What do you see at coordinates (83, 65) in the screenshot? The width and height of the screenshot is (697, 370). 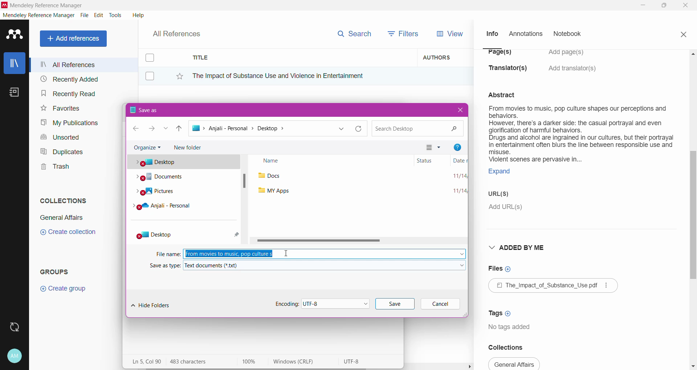 I see `All References` at bounding box center [83, 65].